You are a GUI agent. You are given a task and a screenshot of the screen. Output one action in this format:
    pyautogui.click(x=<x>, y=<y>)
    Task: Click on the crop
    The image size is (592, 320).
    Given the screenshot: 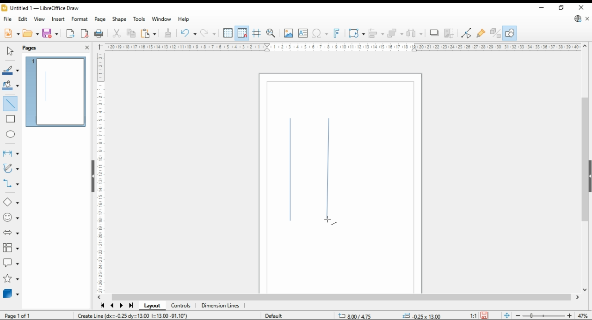 What is the action you would take?
    pyautogui.click(x=450, y=33)
    